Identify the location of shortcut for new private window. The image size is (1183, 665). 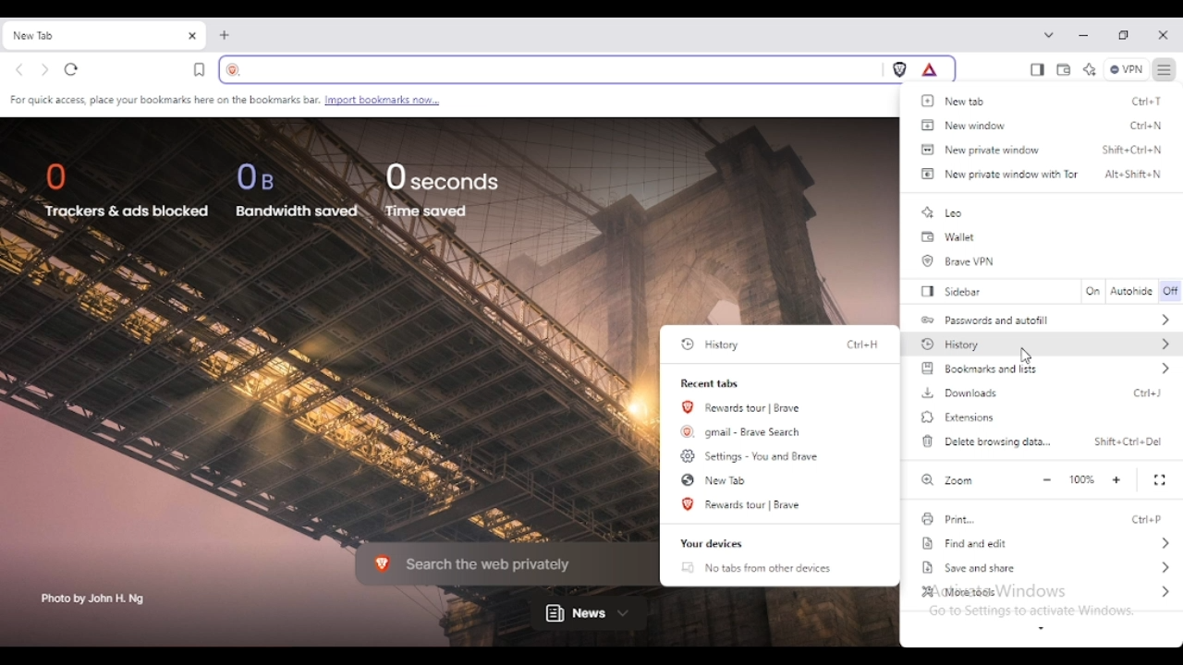
(1133, 149).